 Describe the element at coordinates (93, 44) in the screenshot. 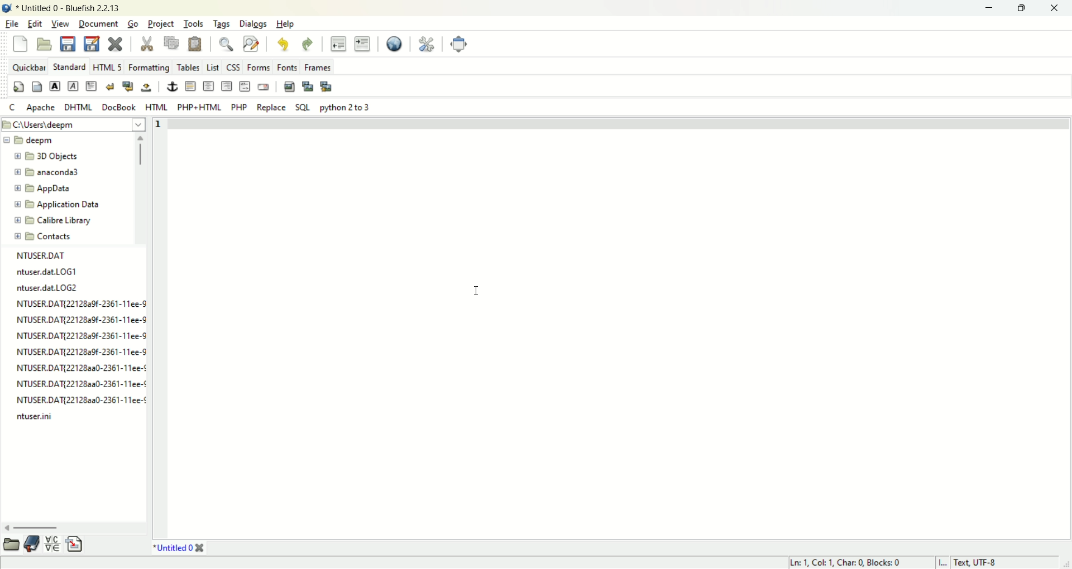

I see `save as` at that location.